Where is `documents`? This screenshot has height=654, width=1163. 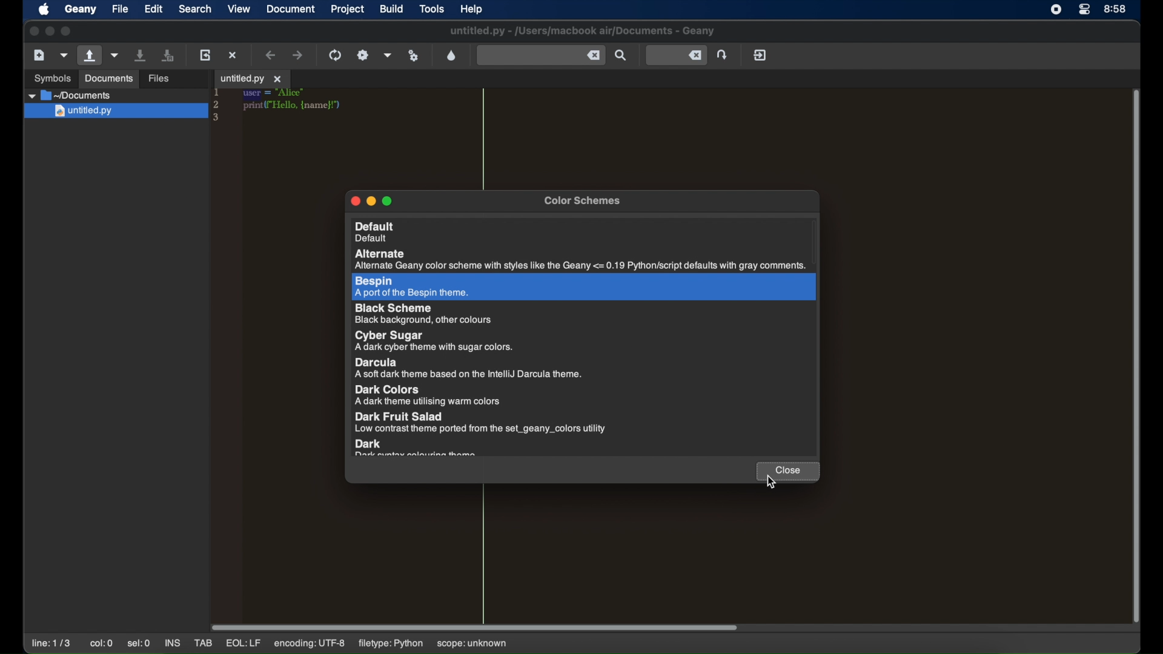
documents is located at coordinates (70, 96).